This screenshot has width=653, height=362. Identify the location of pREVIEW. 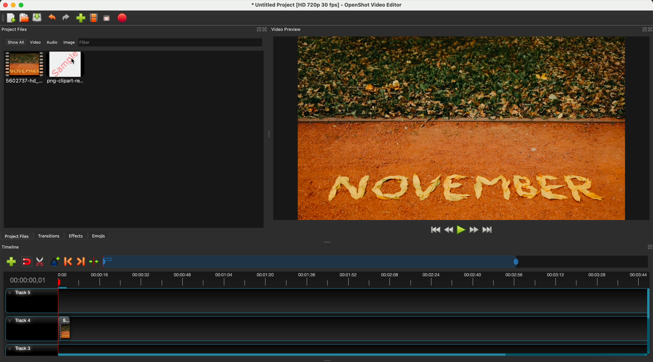
(464, 128).